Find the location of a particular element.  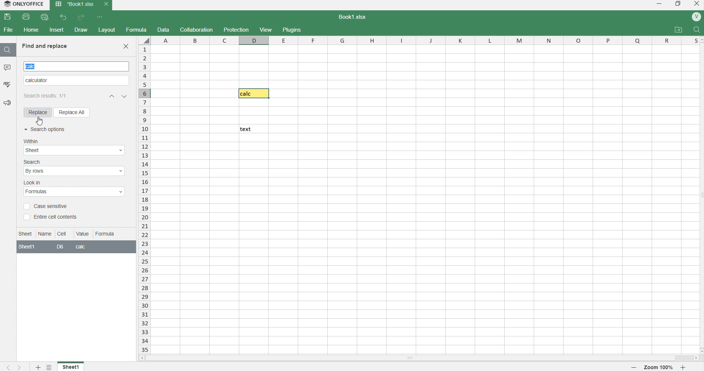

search is located at coordinates (8, 50).